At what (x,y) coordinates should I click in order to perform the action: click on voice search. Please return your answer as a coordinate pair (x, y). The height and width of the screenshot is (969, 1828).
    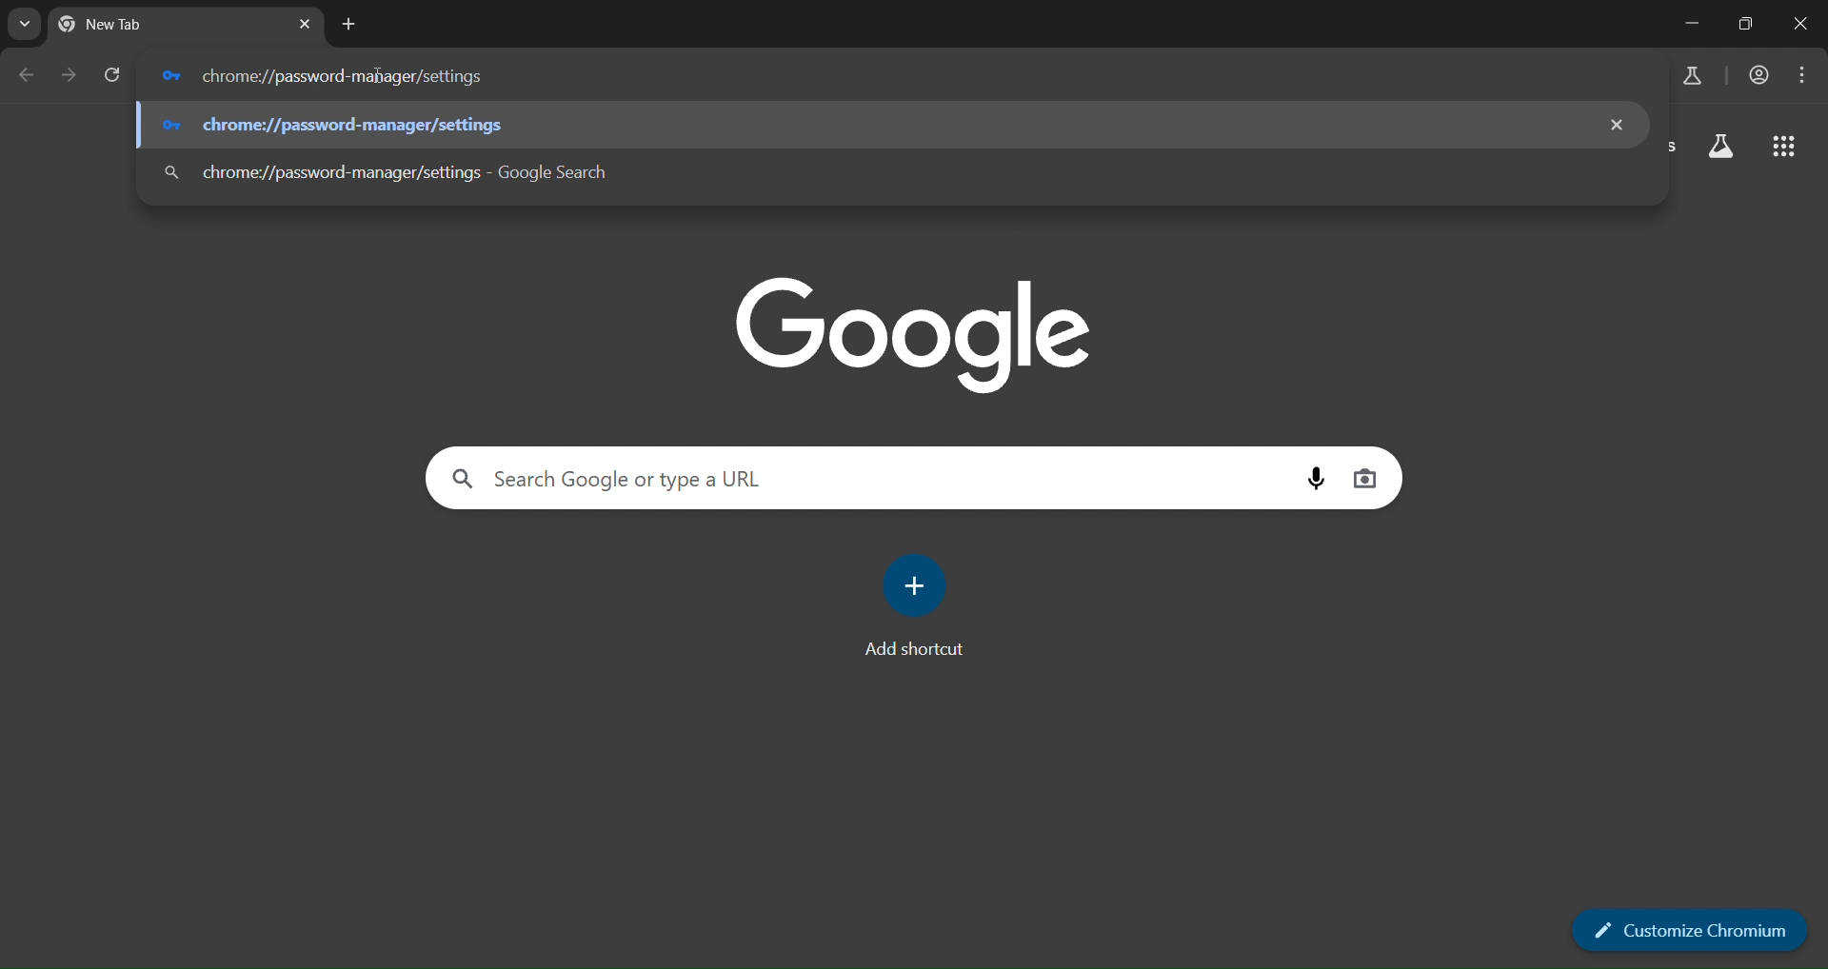
    Looking at the image, I should click on (1367, 481).